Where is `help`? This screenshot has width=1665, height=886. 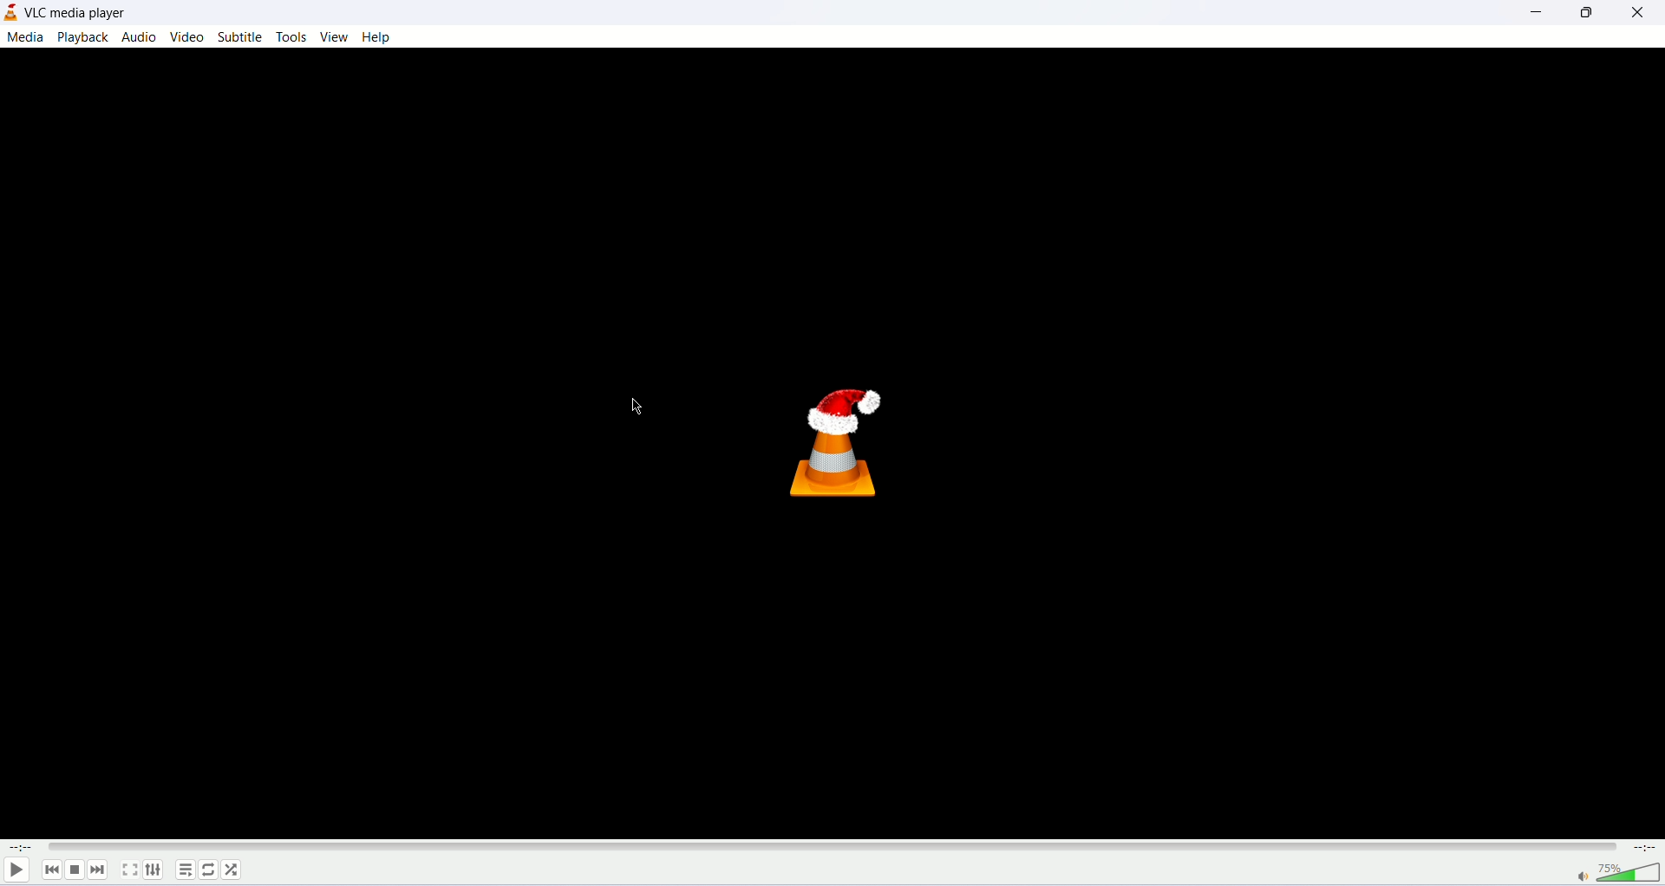 help is located at coordinates (382, 38).